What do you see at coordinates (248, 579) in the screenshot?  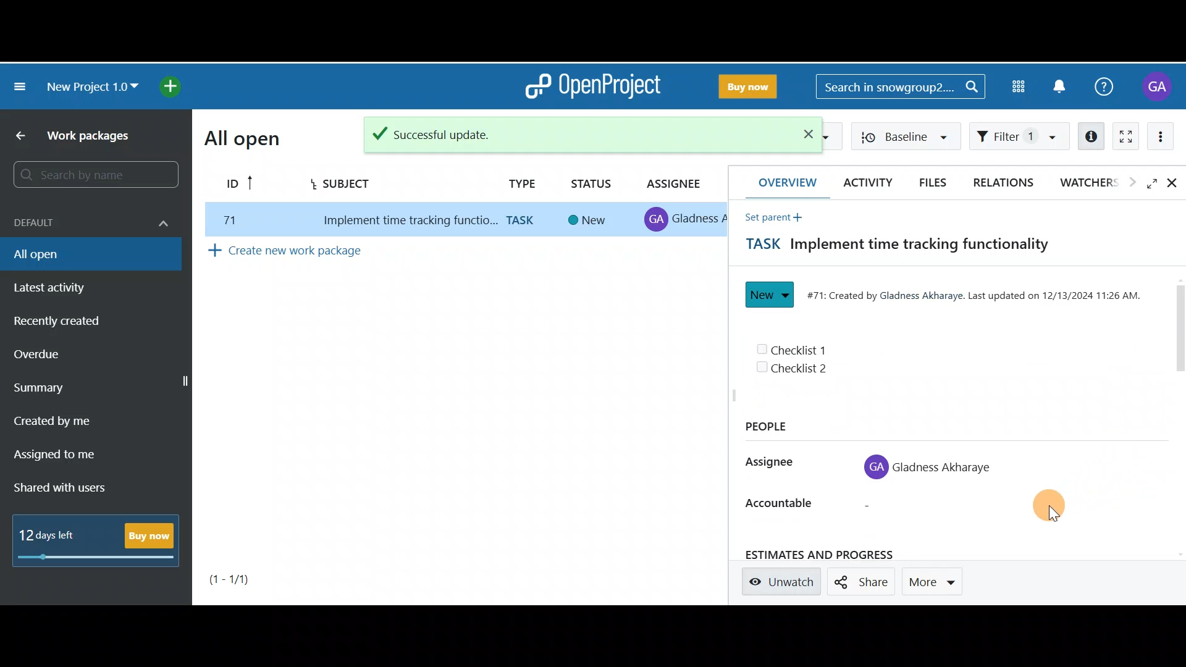 I see `Page number` at bounding box center [248, 579].